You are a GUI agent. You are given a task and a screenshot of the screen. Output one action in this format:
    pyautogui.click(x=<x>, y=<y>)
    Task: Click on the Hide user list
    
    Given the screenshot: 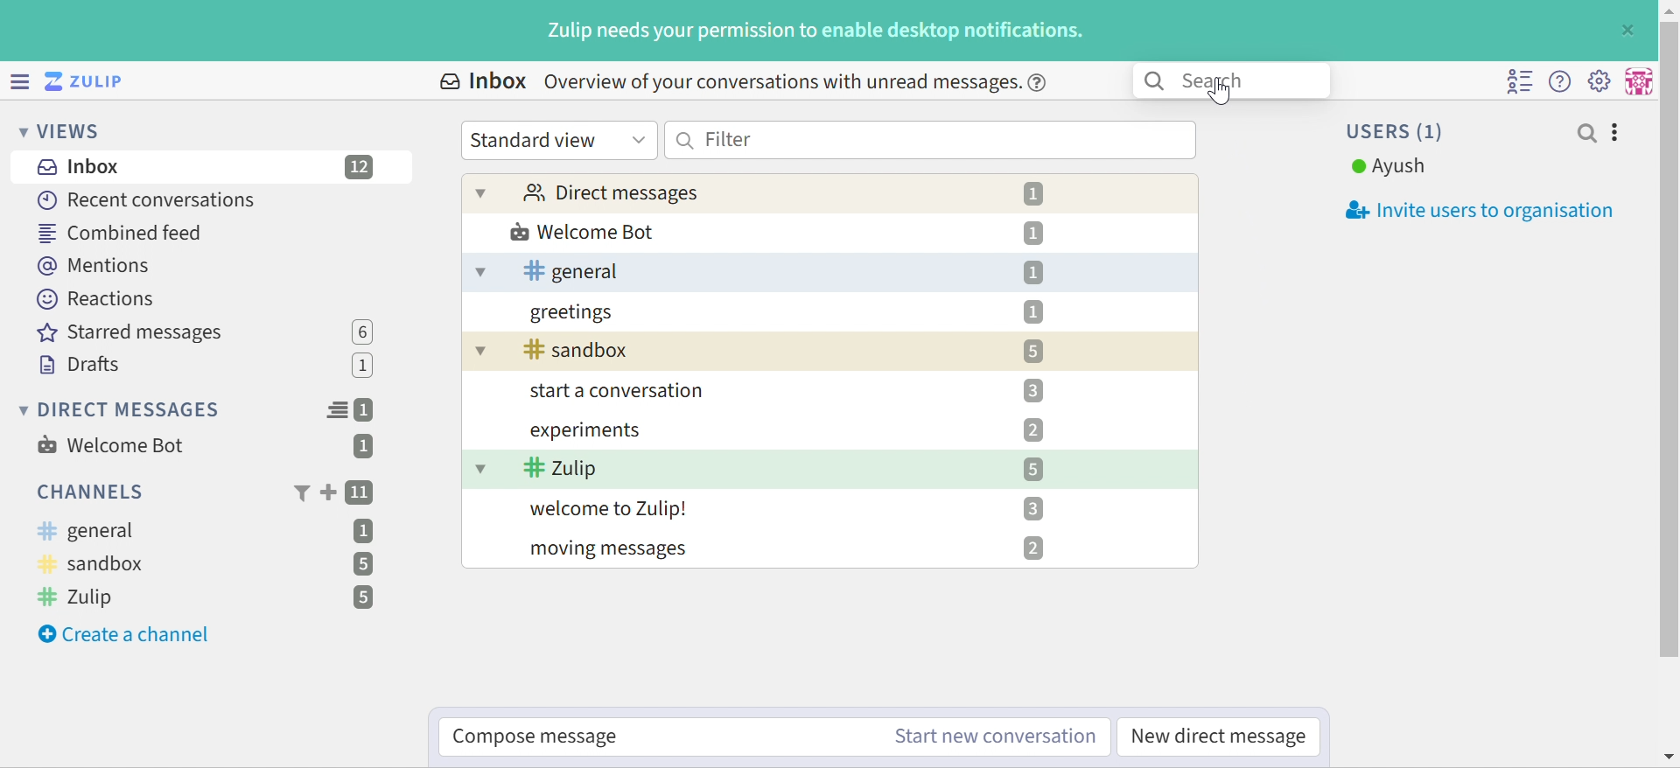 What is the action you would take?
    pyautogui.click(x=1520, y=82)
    